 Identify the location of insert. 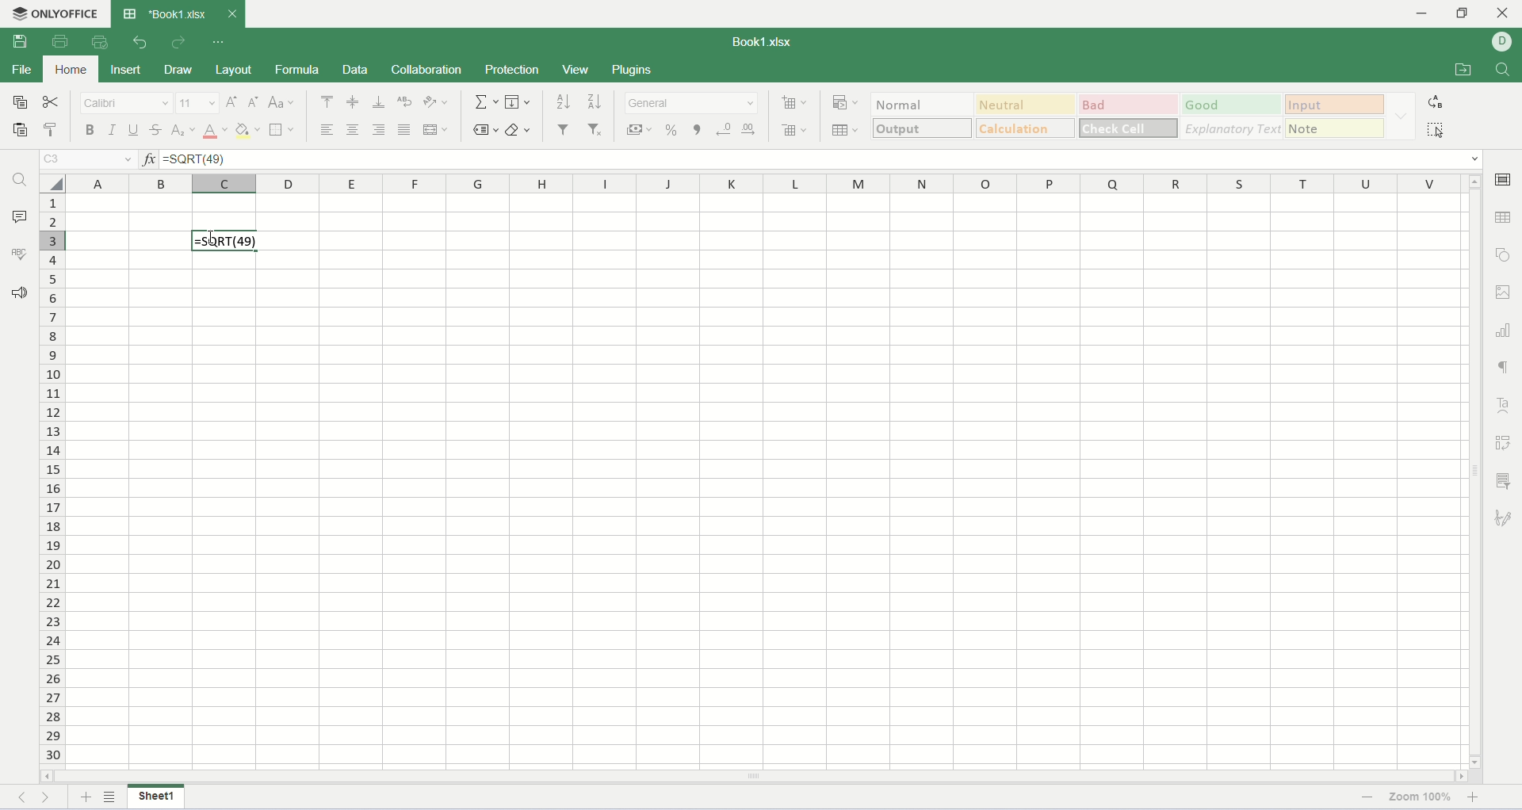
(125, 70).